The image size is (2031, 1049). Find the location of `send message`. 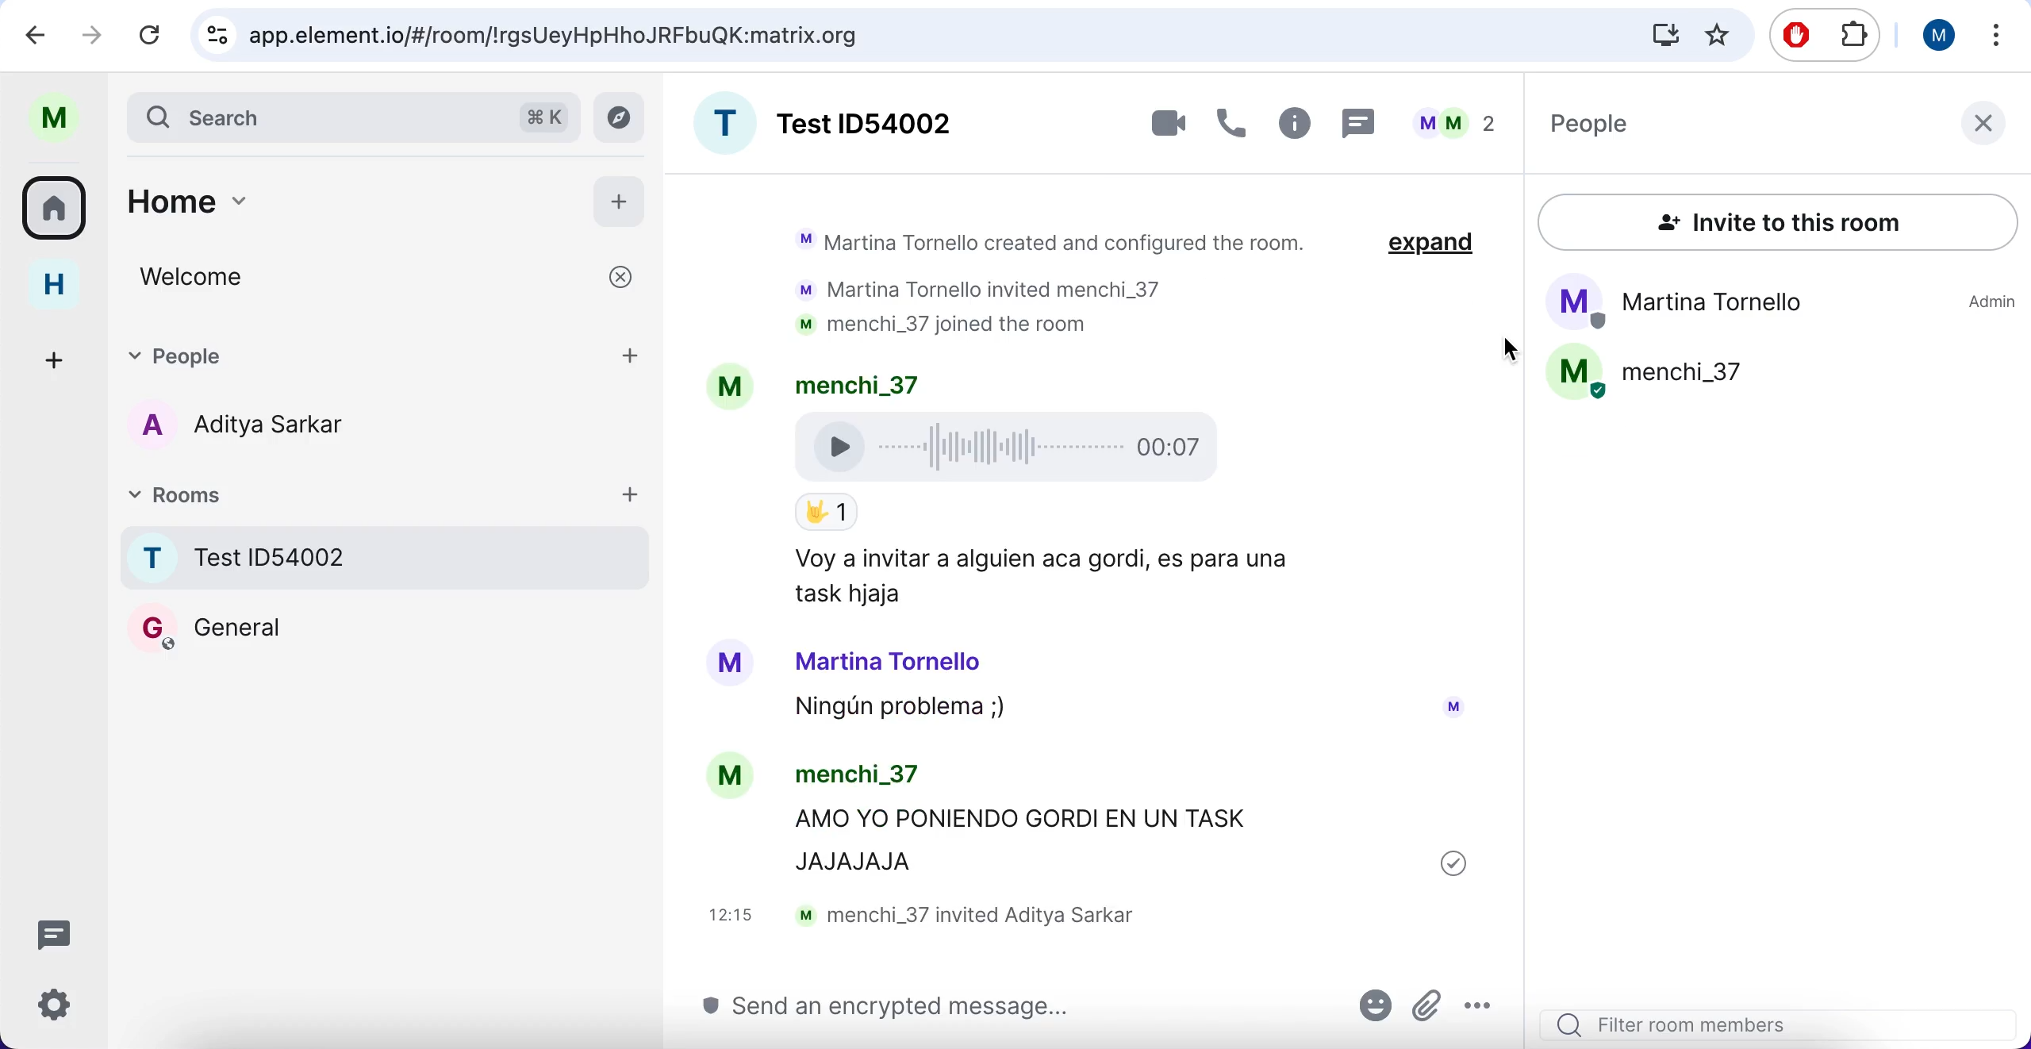

send message is located at coordinates (939, 1010).